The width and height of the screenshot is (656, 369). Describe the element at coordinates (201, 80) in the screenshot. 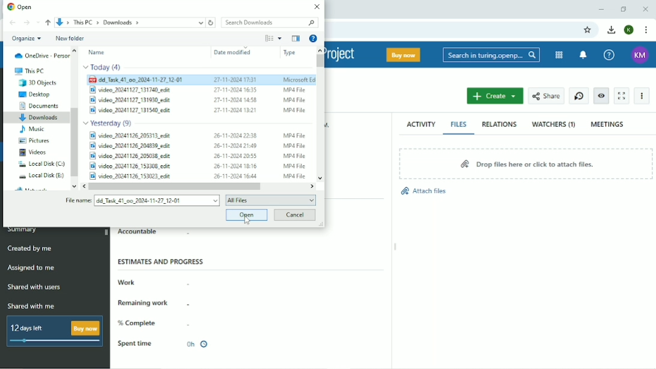

I see `pdf File` at that location.